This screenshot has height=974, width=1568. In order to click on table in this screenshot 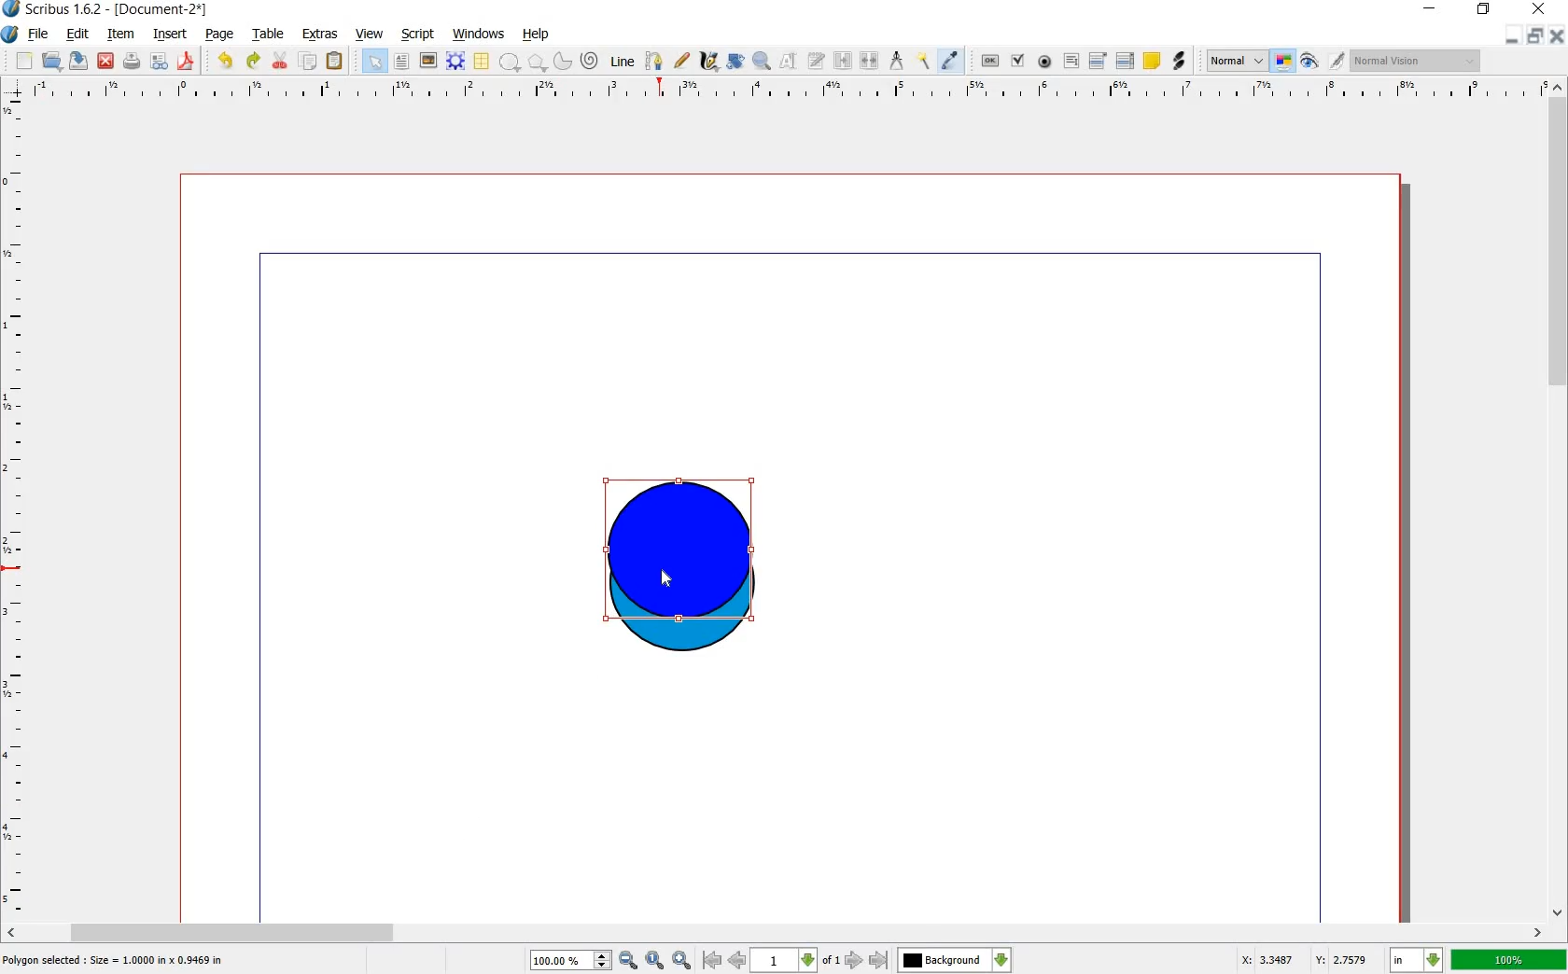, I will do `click(270, 35)`.